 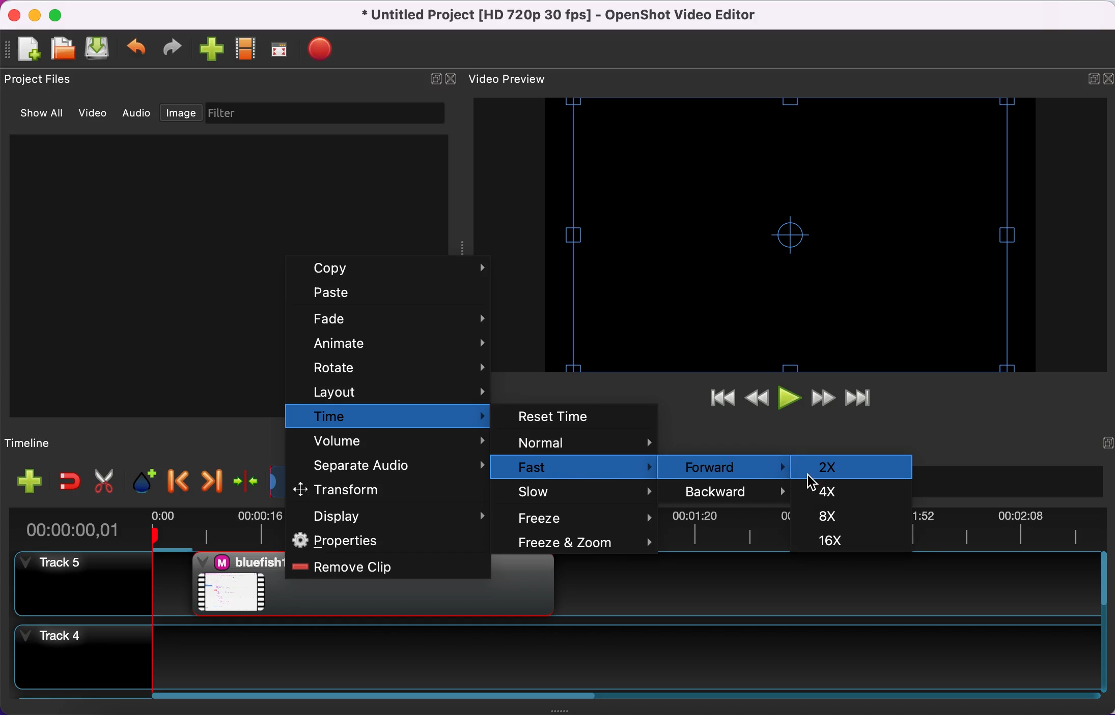 I want to click on video, so click(x=95, y=114).